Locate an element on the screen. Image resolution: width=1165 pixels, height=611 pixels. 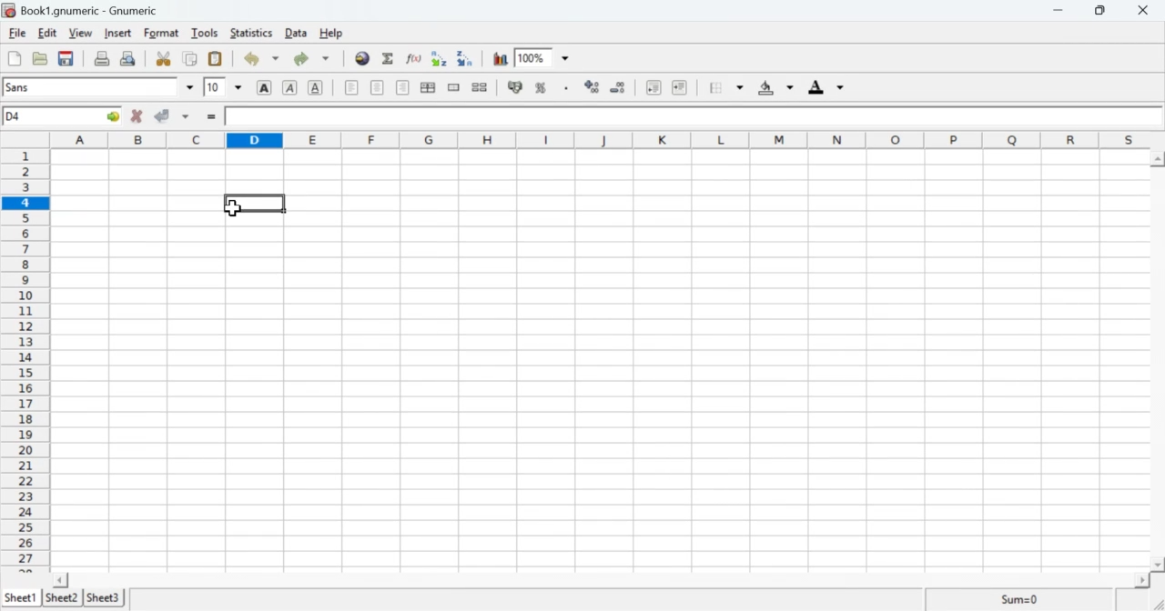
Sheet 3 is located at coordinates (105, 597).